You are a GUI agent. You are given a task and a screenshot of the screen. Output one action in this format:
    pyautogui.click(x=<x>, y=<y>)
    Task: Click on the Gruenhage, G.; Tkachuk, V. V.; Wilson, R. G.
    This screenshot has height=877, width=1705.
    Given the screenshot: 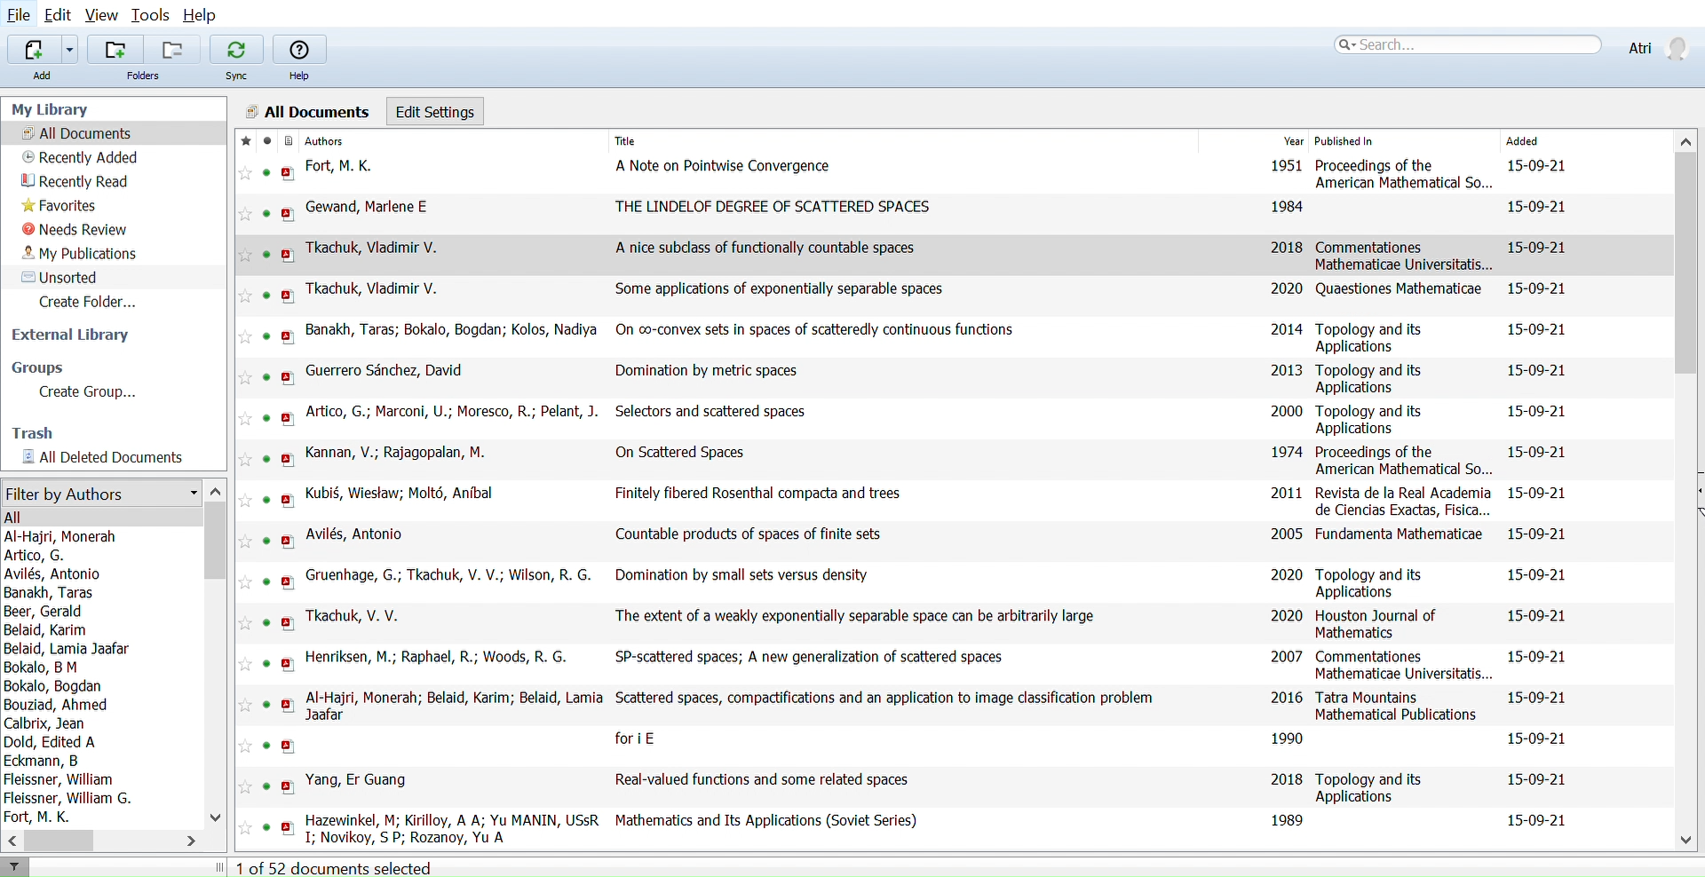 What is the action you would take?
    pyautogui.click(x=450, y=575)
    